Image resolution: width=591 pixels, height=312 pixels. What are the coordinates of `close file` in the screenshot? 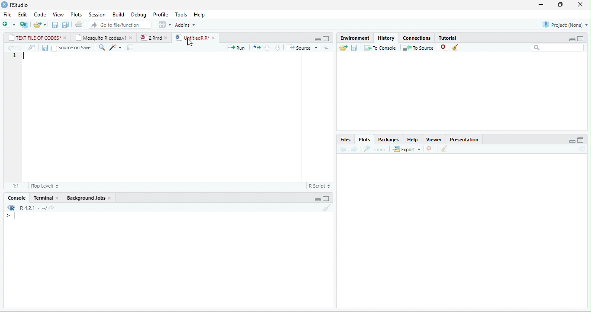 It's located at (430, 149).